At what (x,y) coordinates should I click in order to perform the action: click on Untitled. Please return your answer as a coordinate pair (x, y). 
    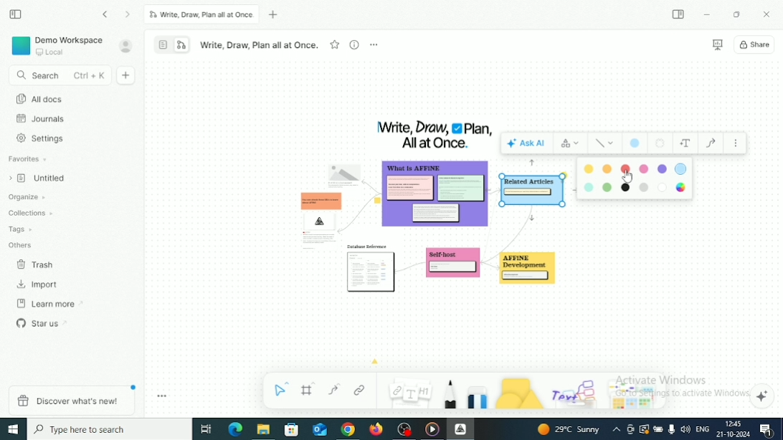
    Looking at the image, I should click on (41, 179).